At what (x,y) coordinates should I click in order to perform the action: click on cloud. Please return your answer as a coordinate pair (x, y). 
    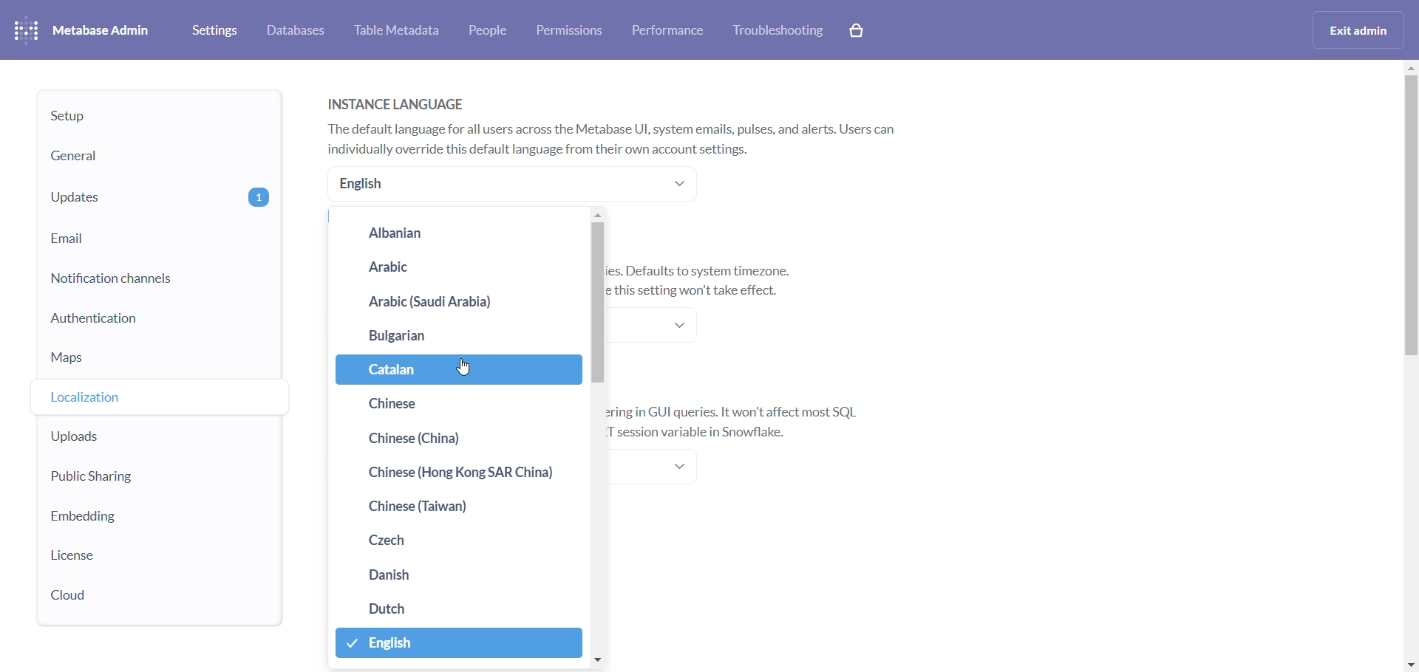
    Looking at the image, I should click on (140, 592).